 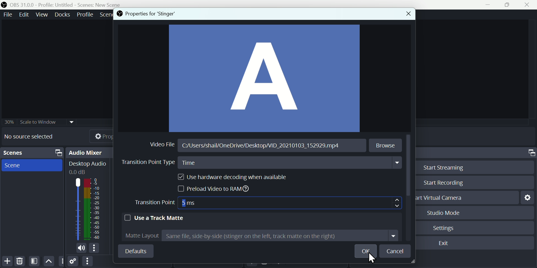 What do you see at coordinates (527, 197) in the screenshot?
I see `Settings` at bounding box center [527, 197].